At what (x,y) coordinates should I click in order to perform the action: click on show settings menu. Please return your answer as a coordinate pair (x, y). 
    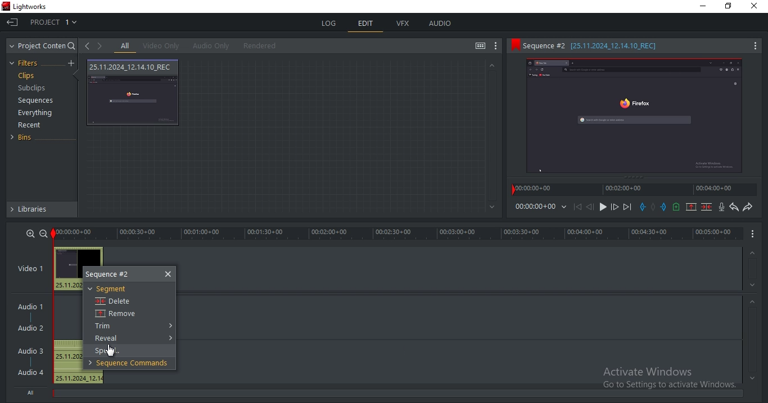
    Looking at the image, I should click on (497, 46).